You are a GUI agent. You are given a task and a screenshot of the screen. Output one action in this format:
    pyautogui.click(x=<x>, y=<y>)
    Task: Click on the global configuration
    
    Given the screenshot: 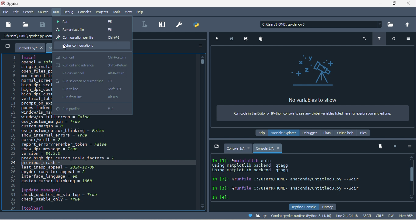 What is the action you would take?
    pyautogui.click(x=92, y=46)
    